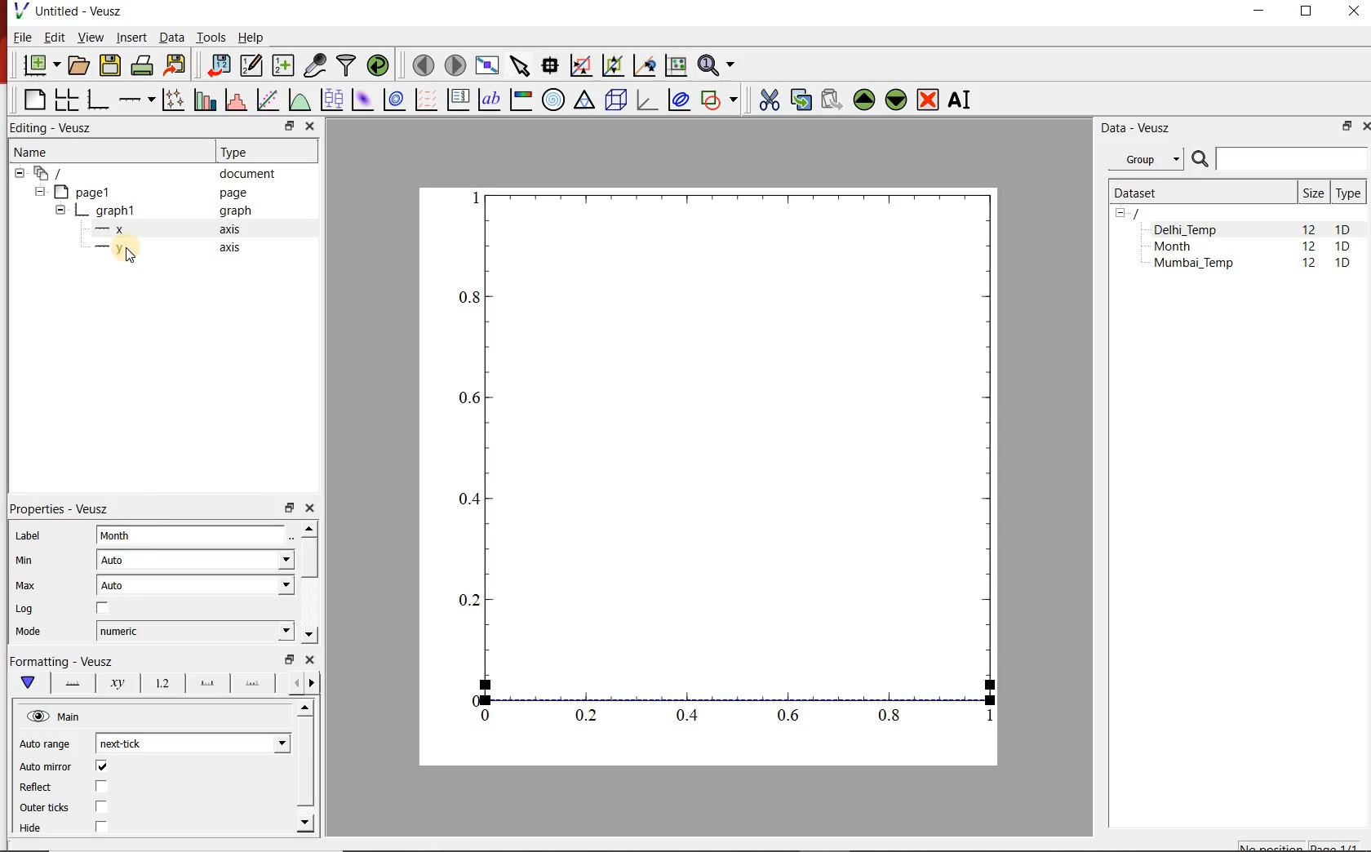 This screenshot has height=852, width=1371. I want to click on base graph, so click(96, 100).